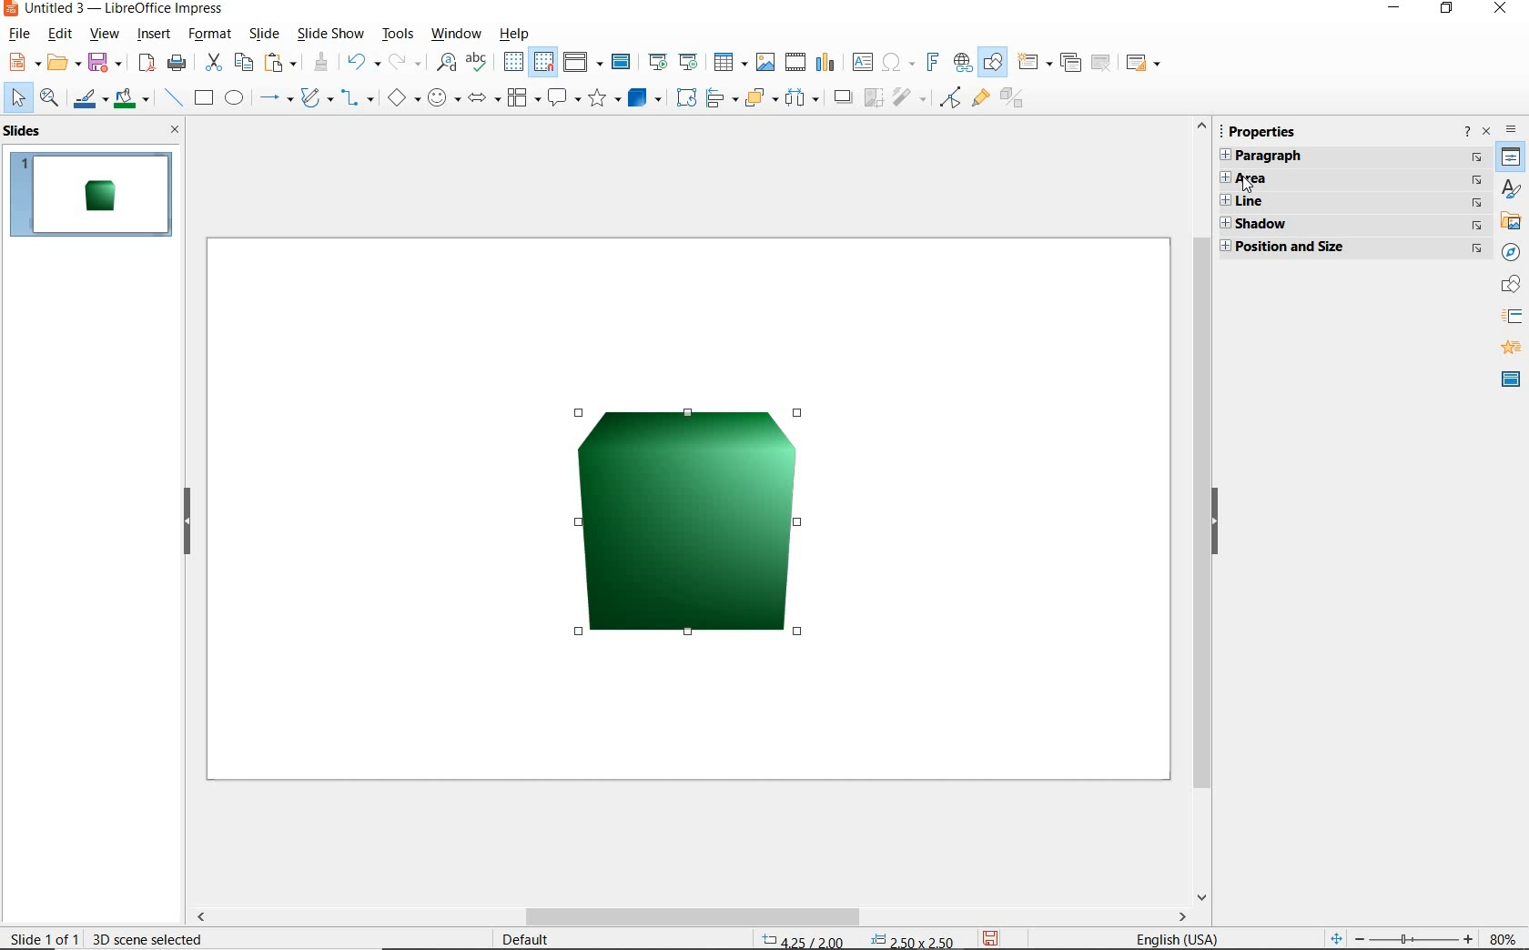 This screenshot has width=1529, height=950. I want to click on find and replace, so click(444, 63).